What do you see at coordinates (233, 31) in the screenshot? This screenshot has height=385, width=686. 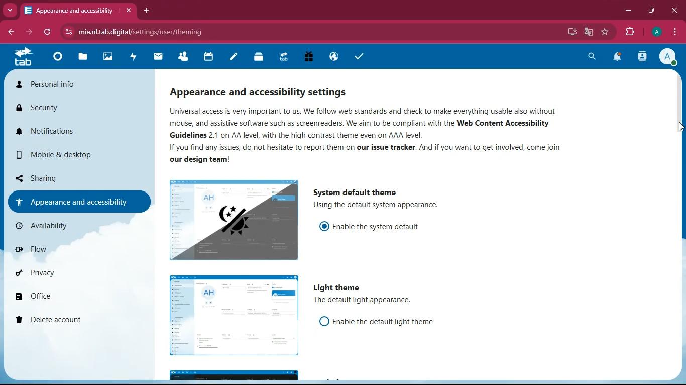 I see `url` at bounding box center [233, 31].